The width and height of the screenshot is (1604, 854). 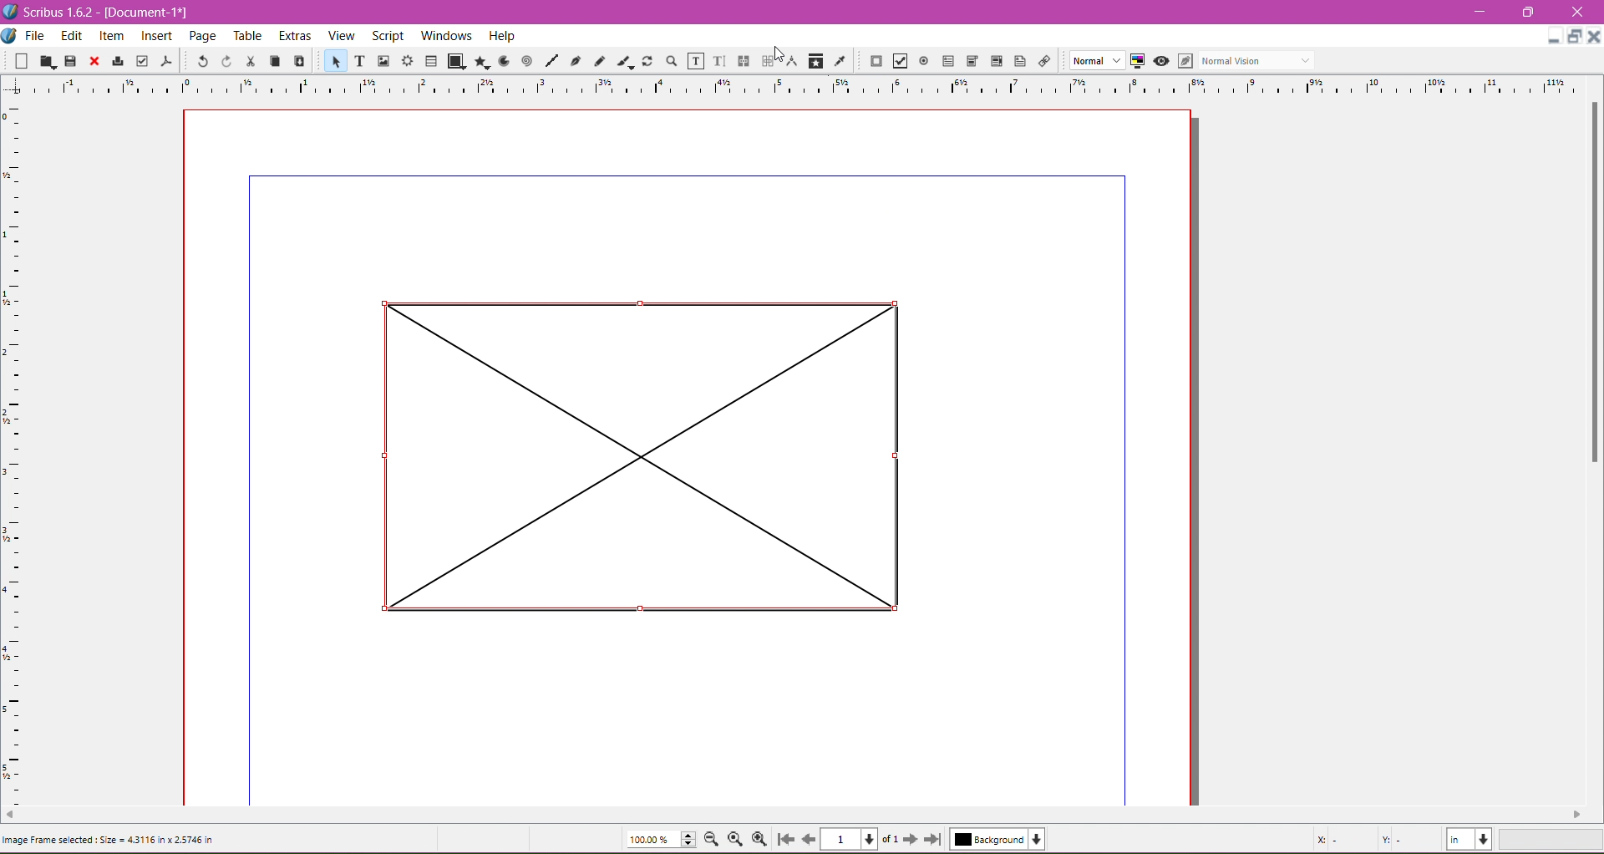 I want to click on Select the image preview quality, so click(x=1094, y=60).